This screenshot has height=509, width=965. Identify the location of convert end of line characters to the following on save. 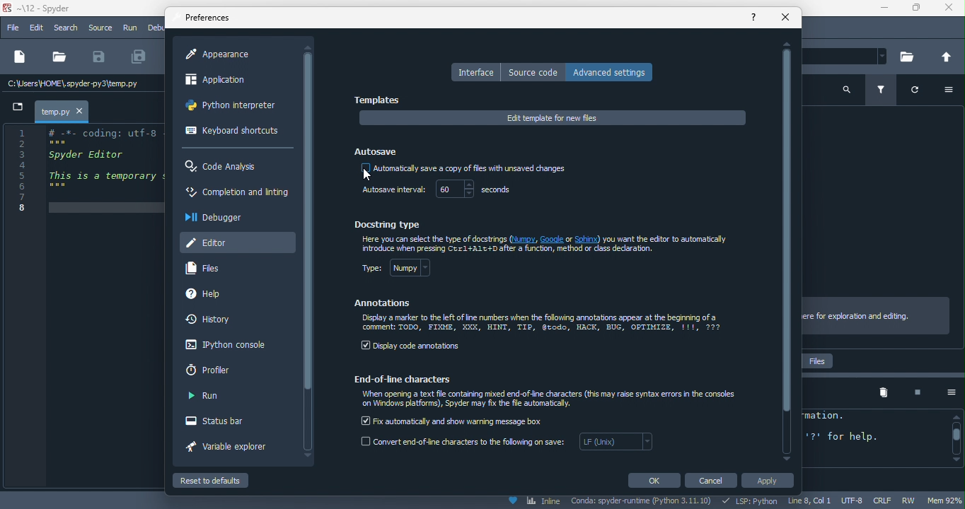
(509, 445).